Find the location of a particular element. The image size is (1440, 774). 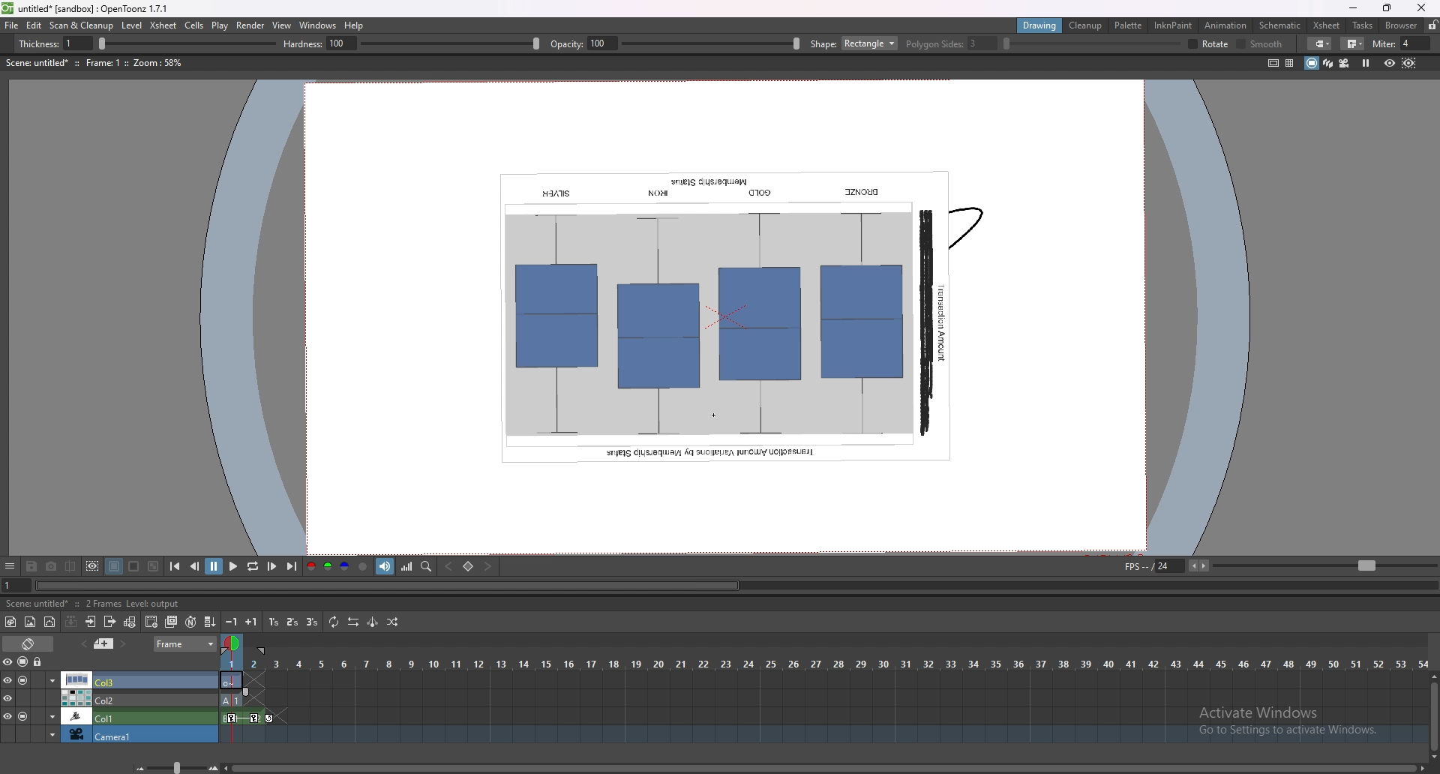

frame is located at coordinates (186, 642).